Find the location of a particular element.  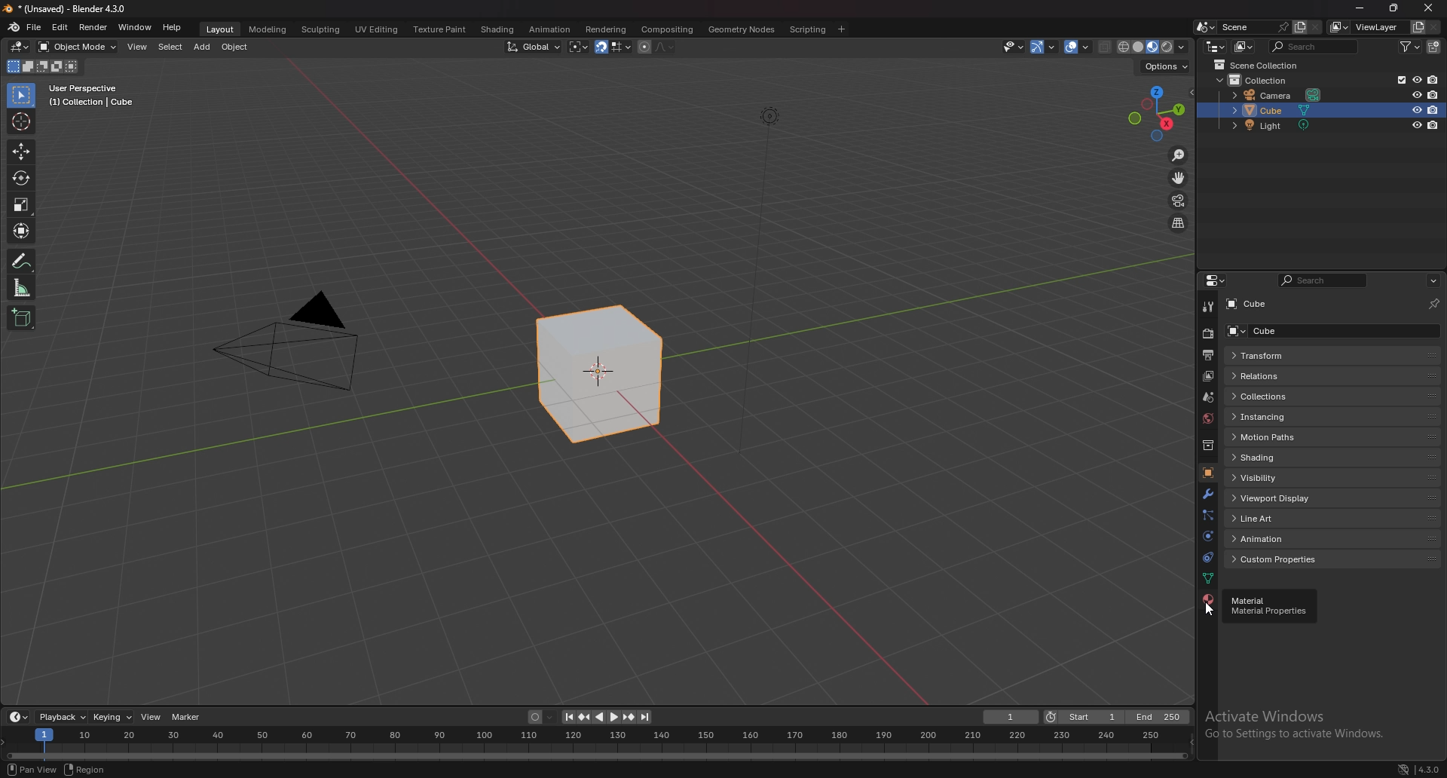

editor type is located at coordinates (20, 47).